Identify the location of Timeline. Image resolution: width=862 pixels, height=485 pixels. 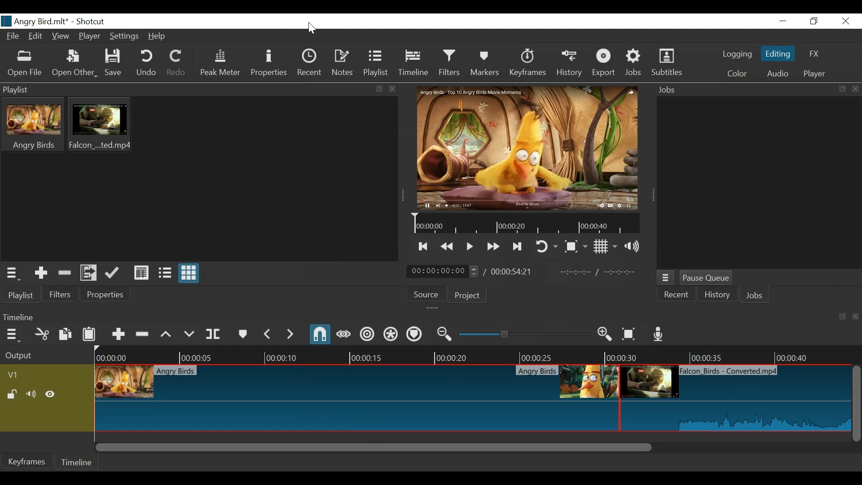
(413, 63).